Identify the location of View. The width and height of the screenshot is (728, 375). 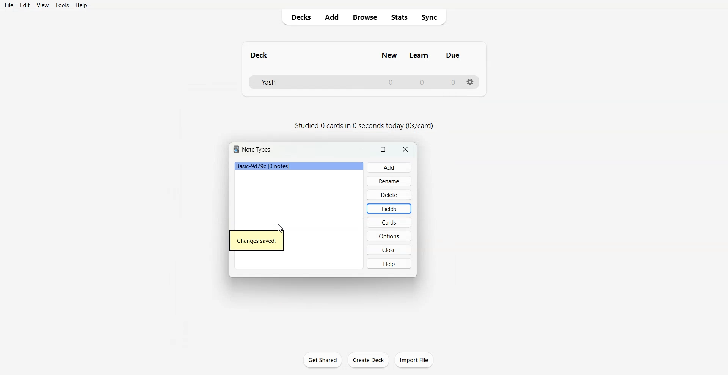
(43, 5).